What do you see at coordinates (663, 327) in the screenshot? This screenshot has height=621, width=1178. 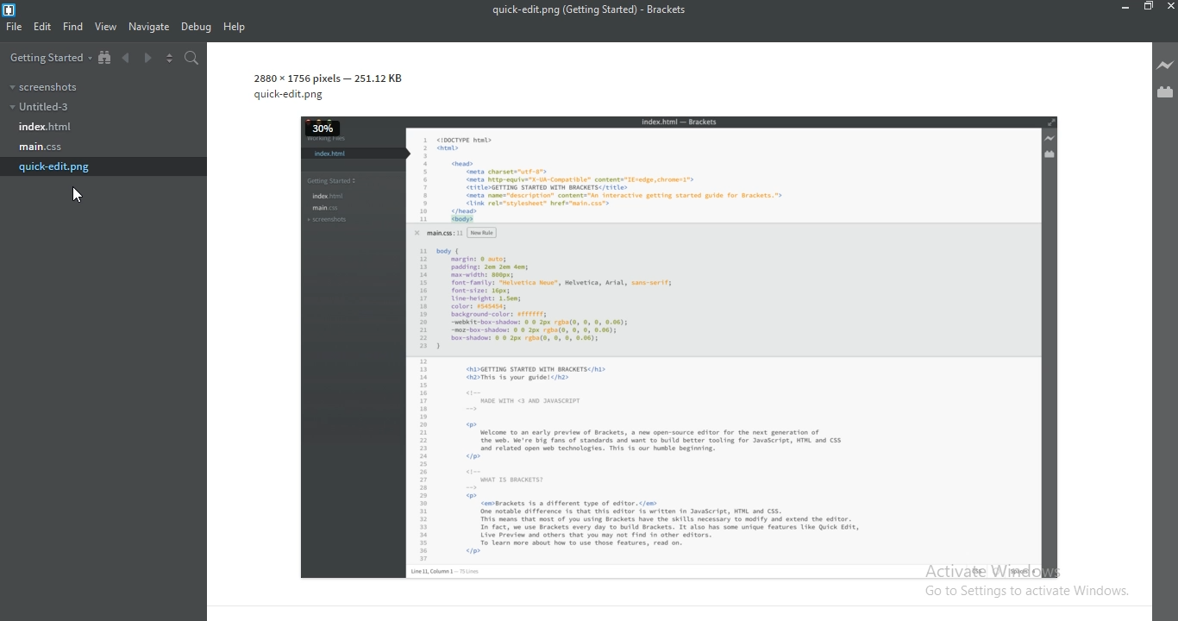 I see `quick-edit.png image` at bounding box center [663, 327].